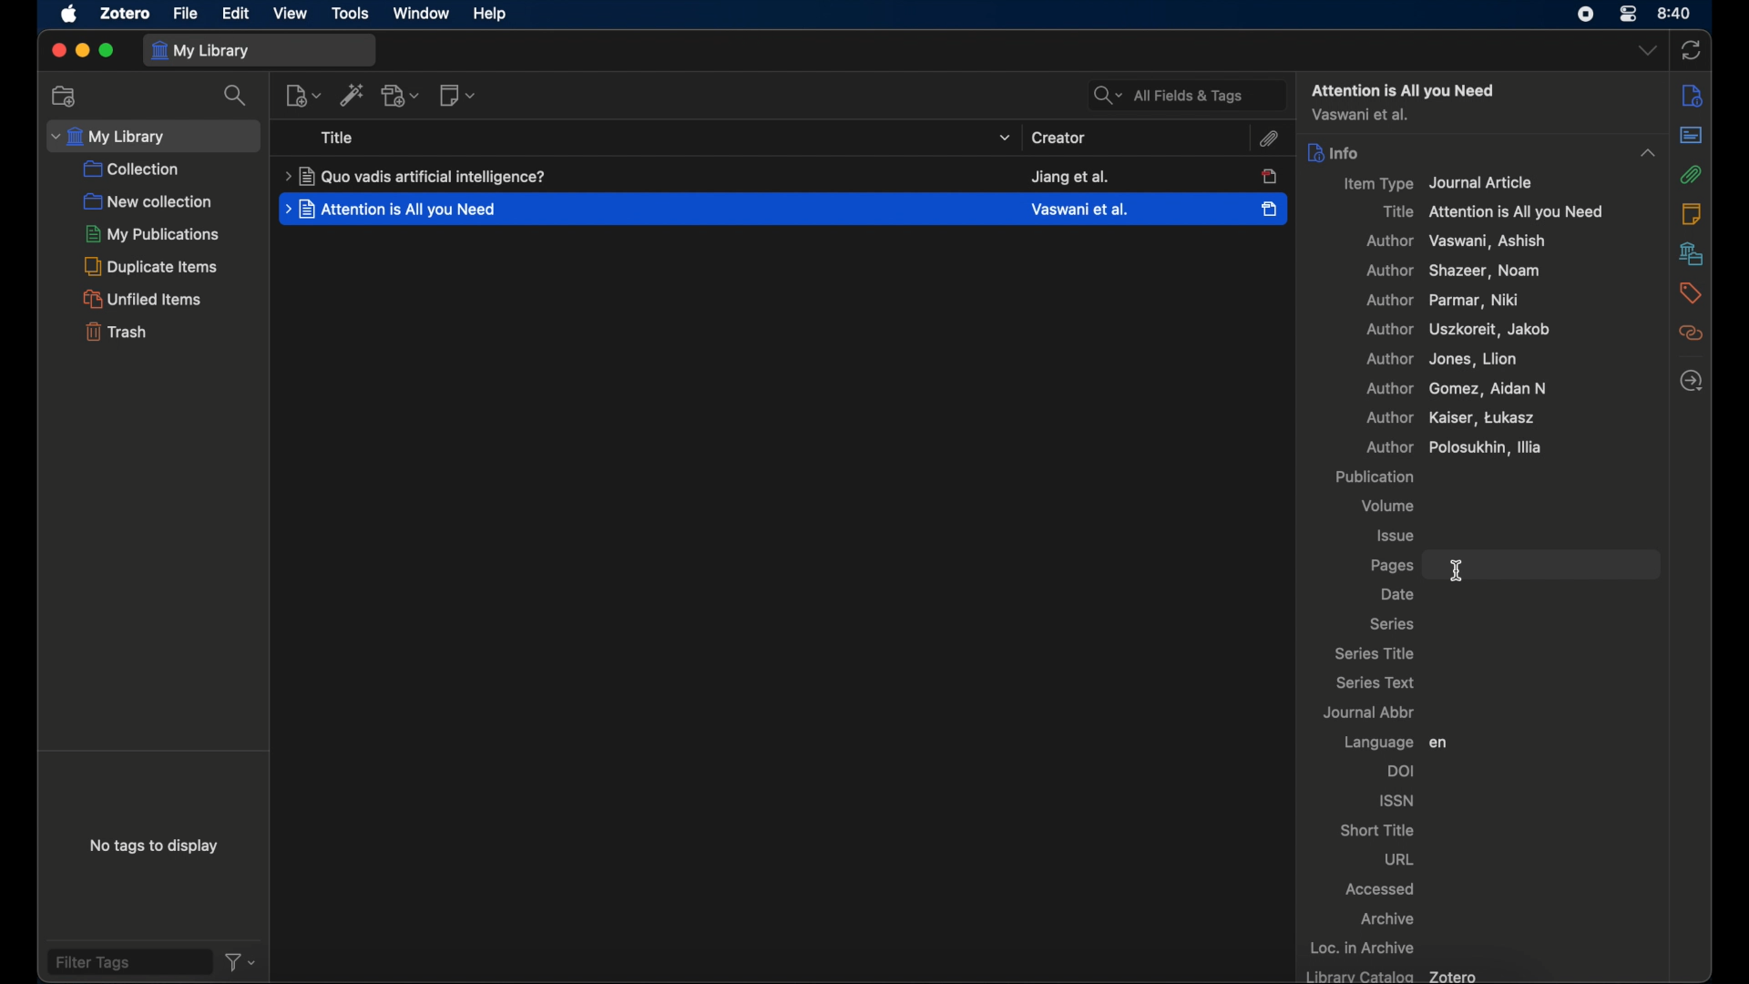 The height and width of the screenshot is (984, 1749). I want to click on creator creator name, so click(1078, 210).